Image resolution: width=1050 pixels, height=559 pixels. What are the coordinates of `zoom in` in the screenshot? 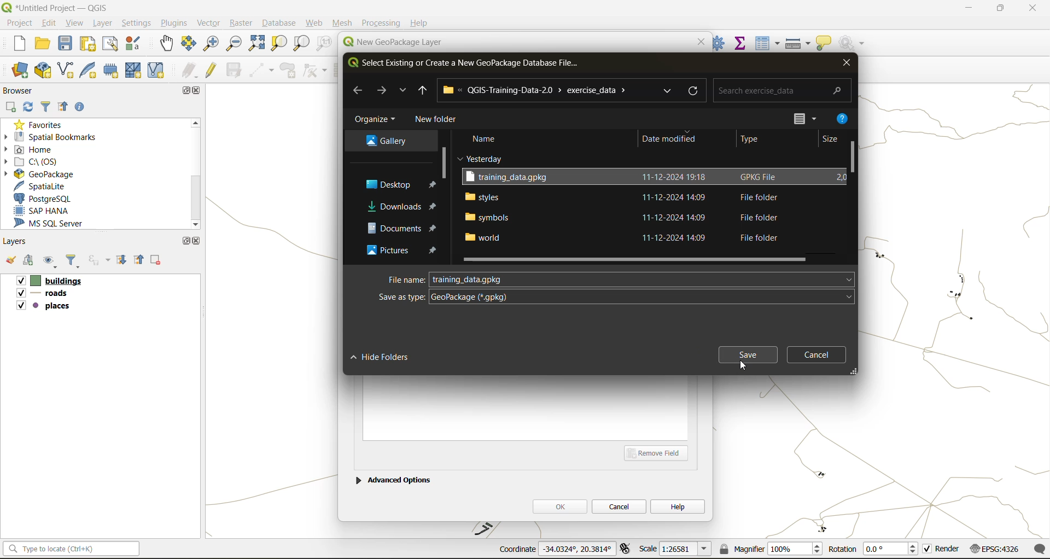 It's located at (210, 43).